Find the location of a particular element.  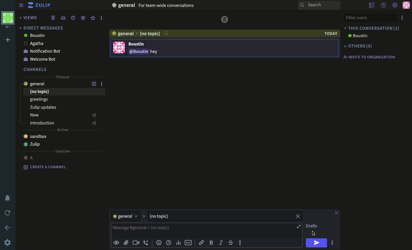

Zulip Updates is located at coordinates (63, 107).